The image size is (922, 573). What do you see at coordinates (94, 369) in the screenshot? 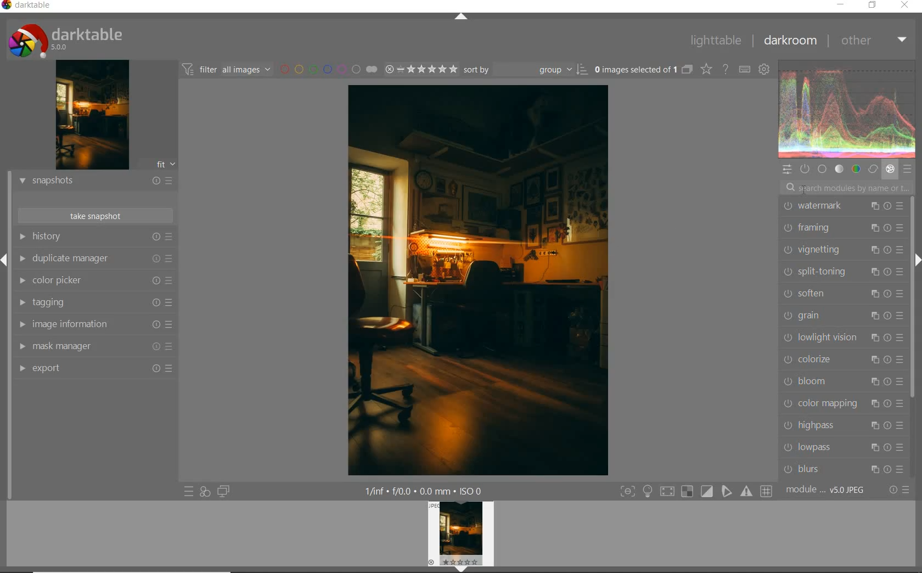
I see `export` at bounding box center [94, 369].